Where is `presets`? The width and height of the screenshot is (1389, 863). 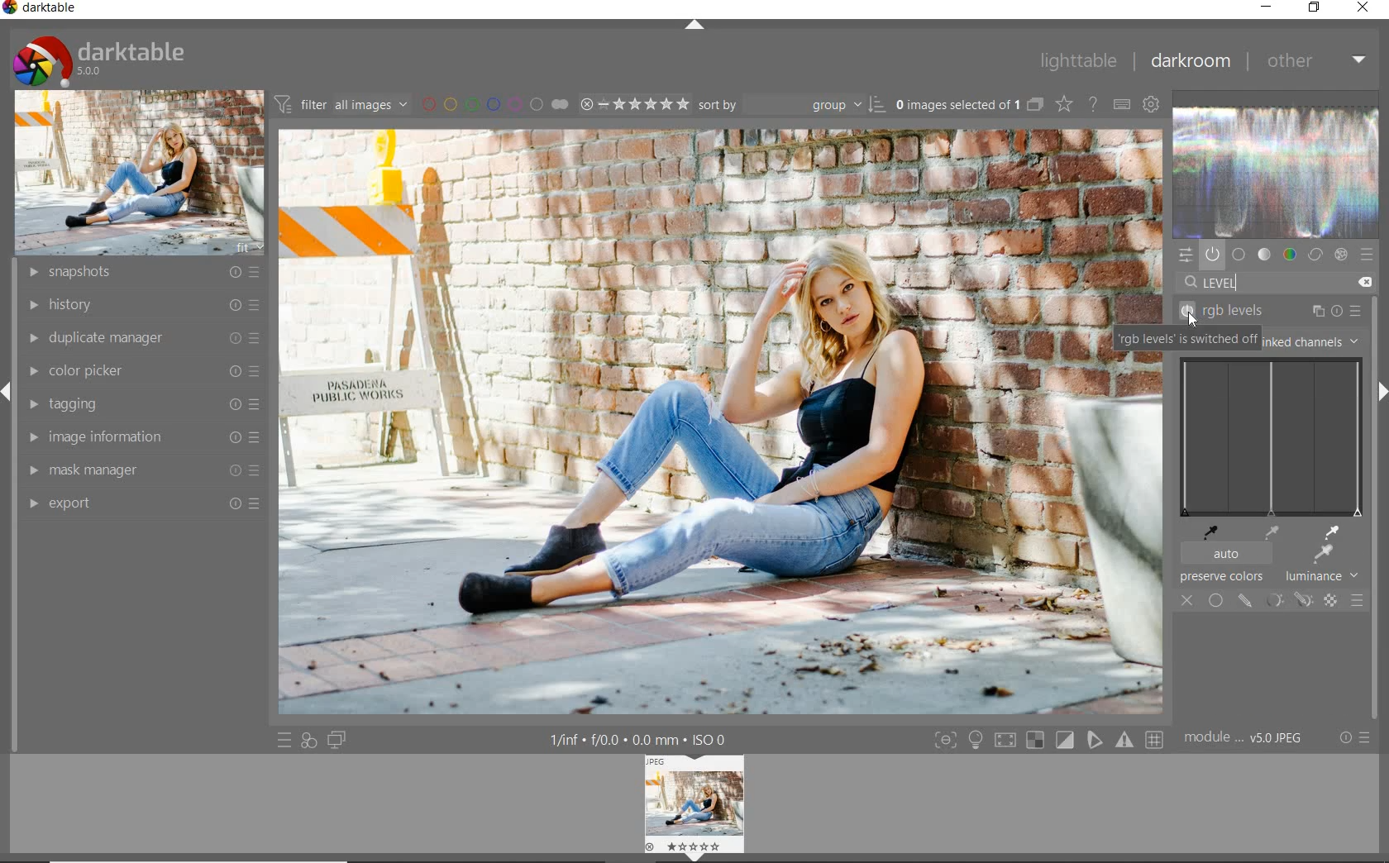
presets is located at coordinates (1369, 253).